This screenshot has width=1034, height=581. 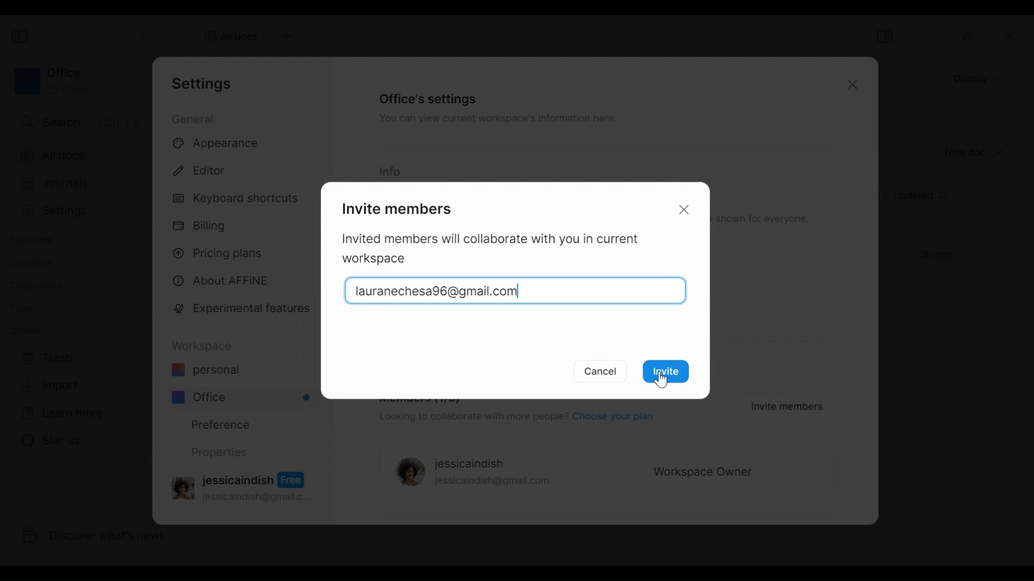 I want to click on Settings, so click(x=74, y=211).